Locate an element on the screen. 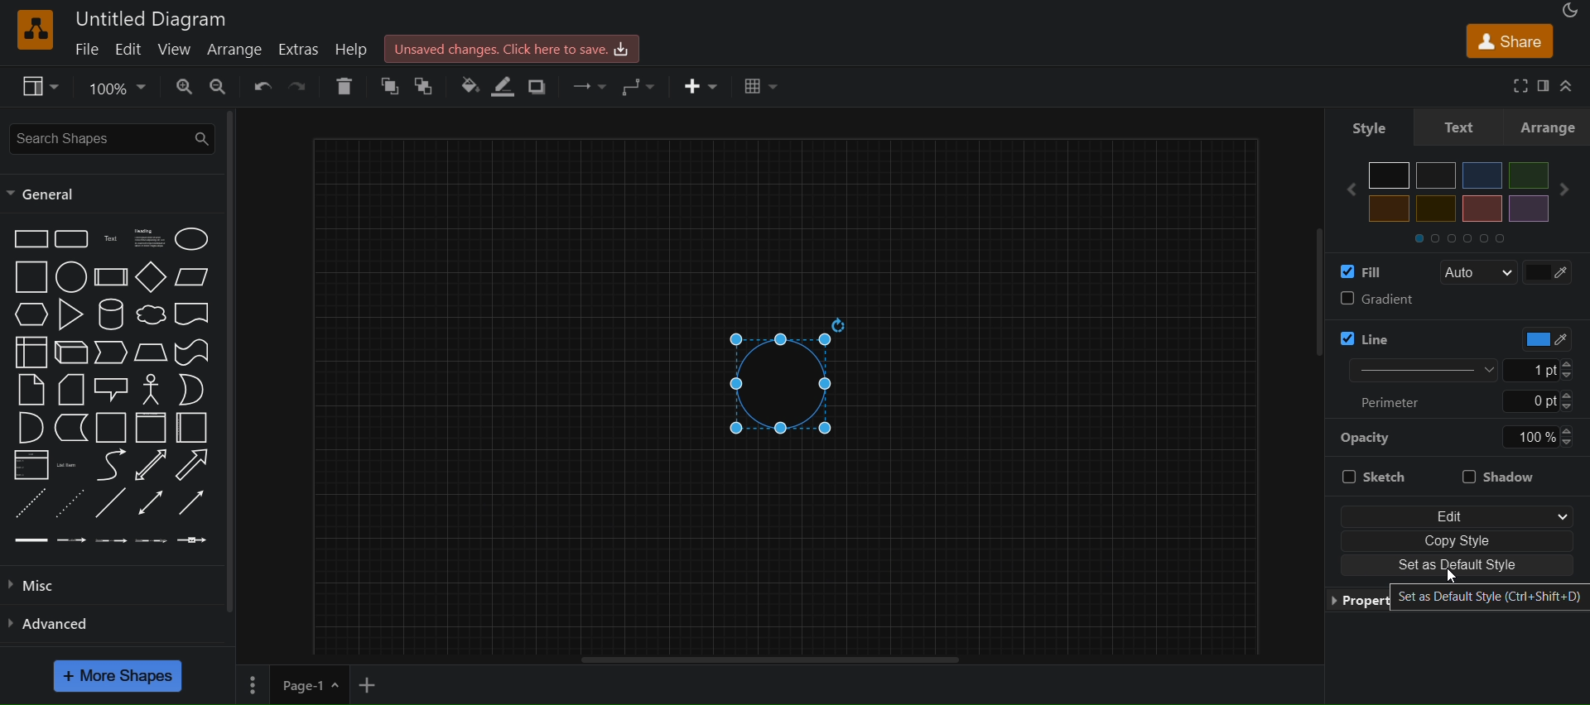  fill color is located at coordinates (467, 84).